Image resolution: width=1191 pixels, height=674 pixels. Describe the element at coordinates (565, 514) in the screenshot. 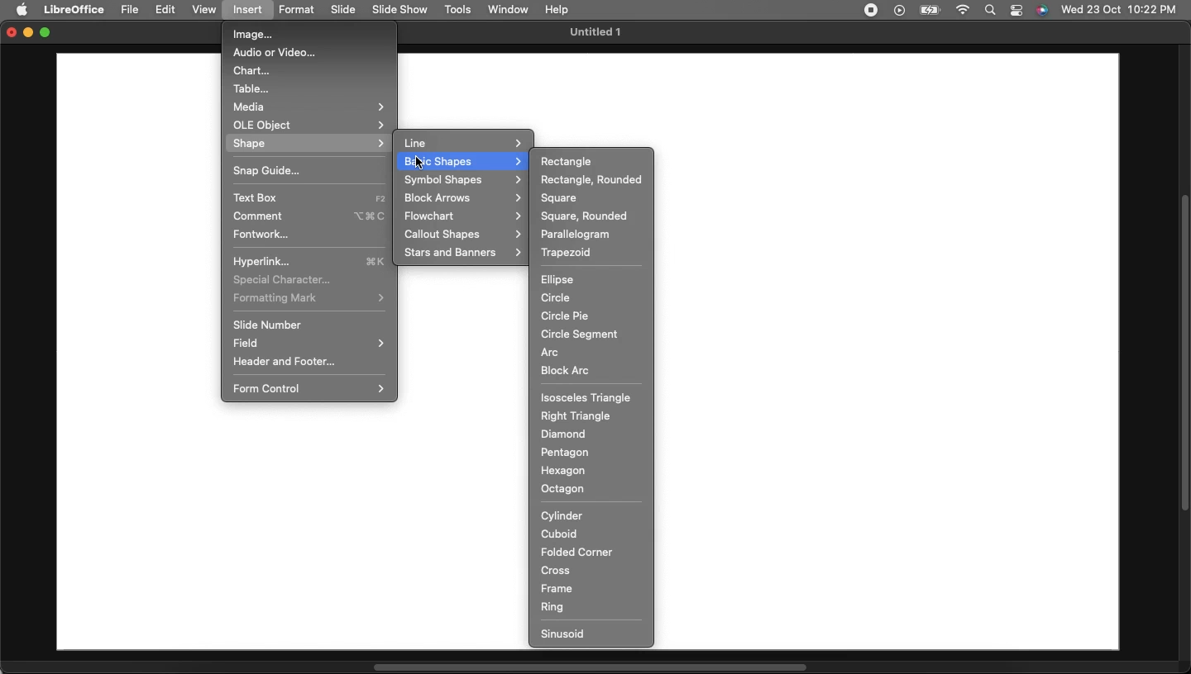

I see `Cylinder` at that location.